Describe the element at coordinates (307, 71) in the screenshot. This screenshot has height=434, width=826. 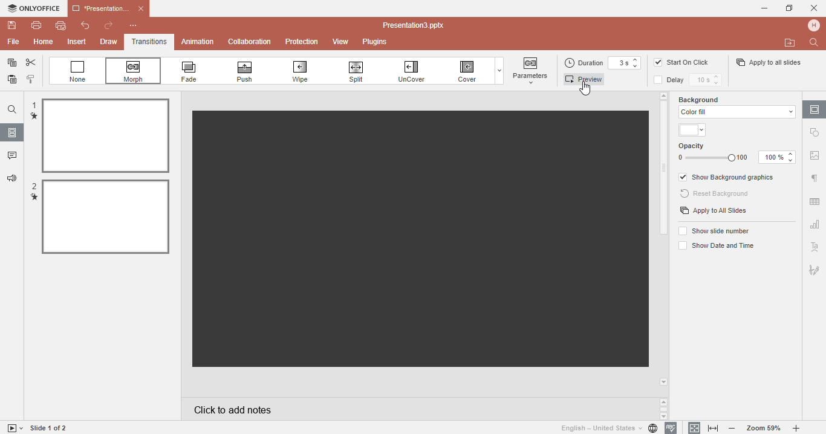
I see `Wipe` at that location.